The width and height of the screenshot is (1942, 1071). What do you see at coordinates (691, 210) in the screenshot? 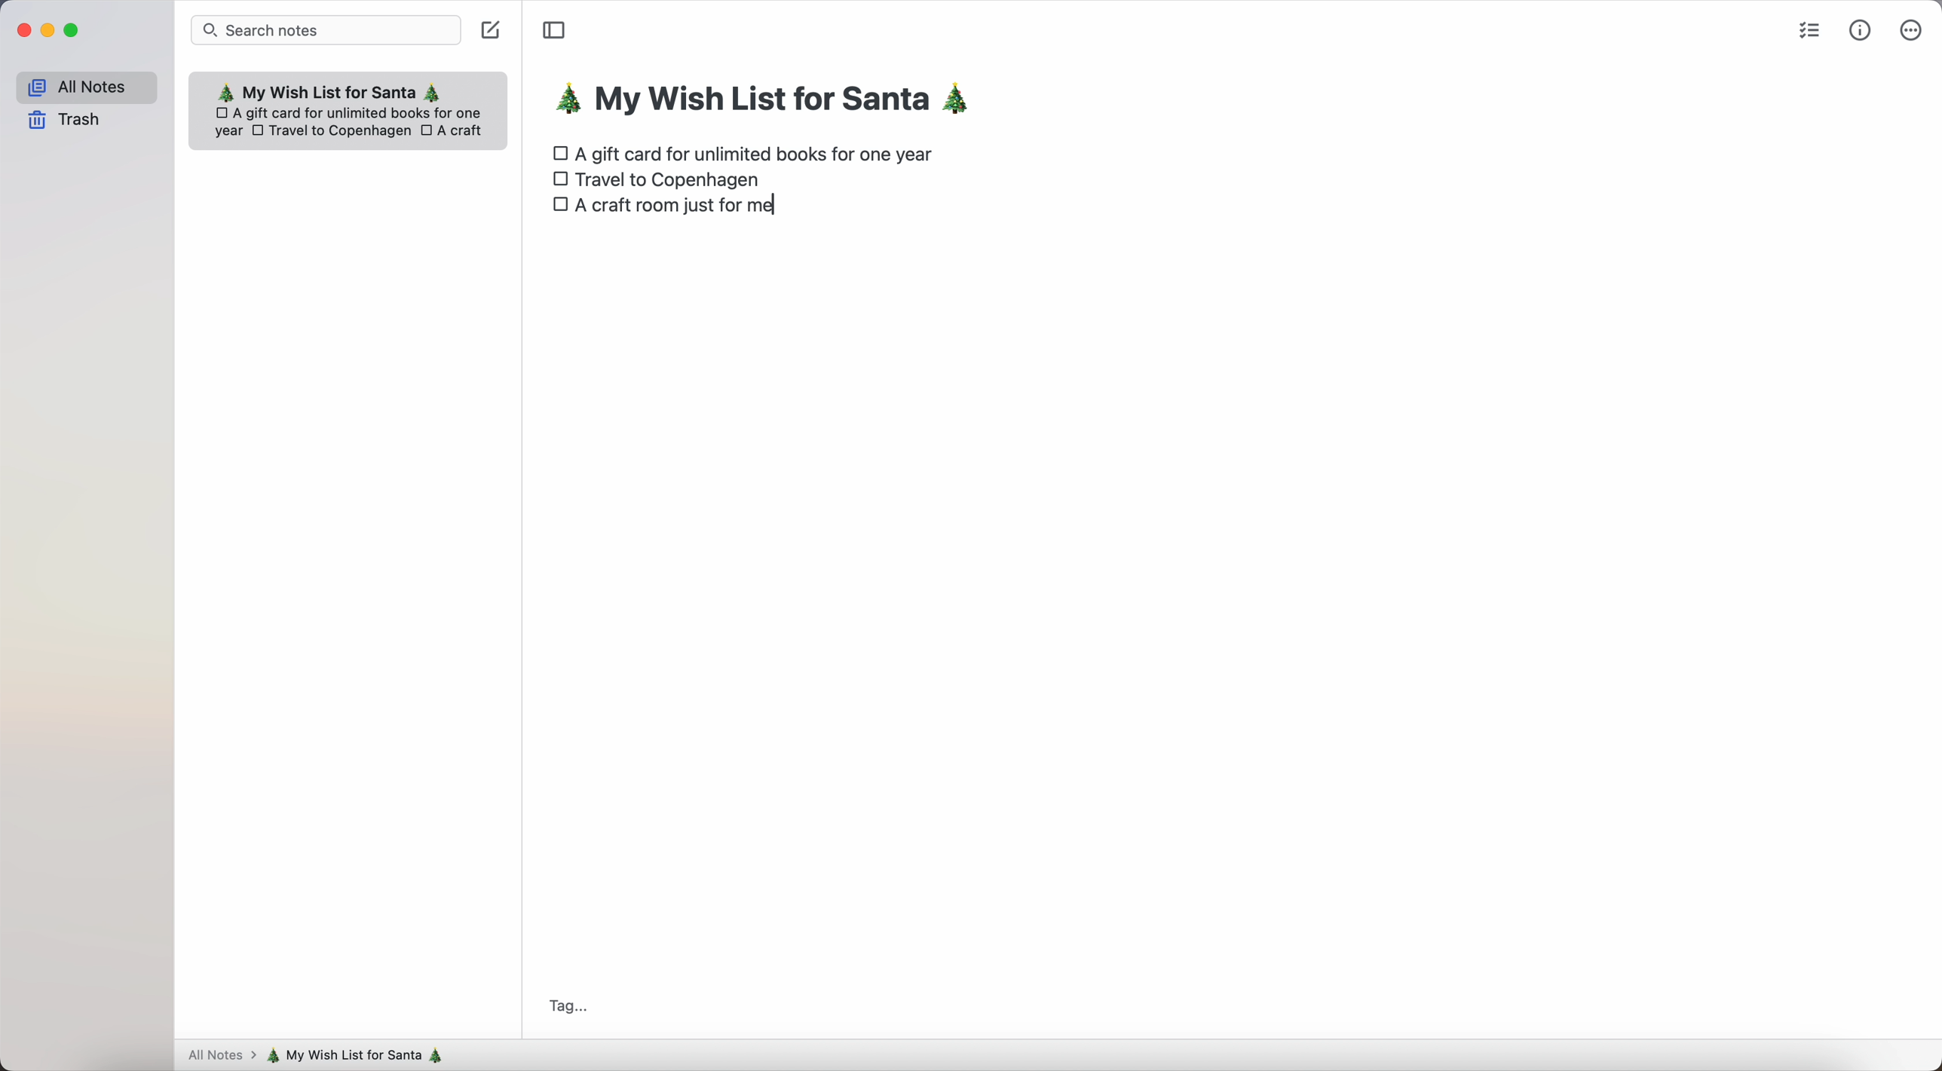
I see `a craft room just for me` at bounding box center [691, 210].